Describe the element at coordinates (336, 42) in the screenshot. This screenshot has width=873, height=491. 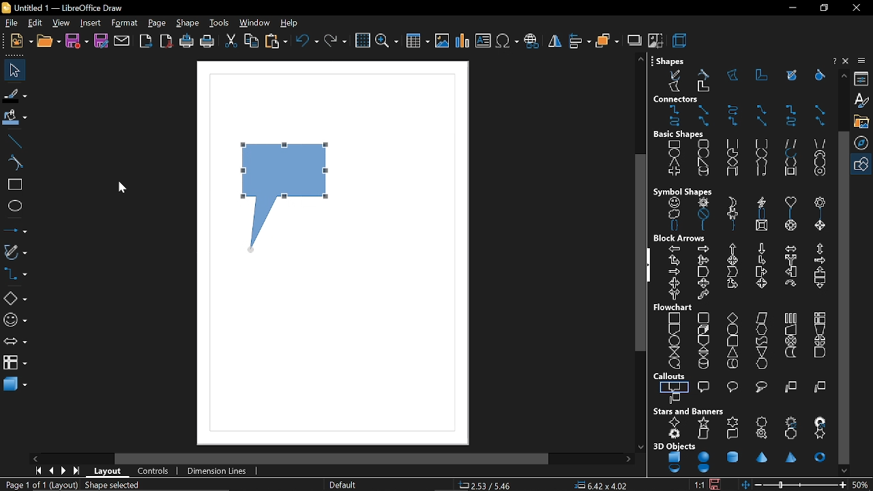
I see `redo` at that location.